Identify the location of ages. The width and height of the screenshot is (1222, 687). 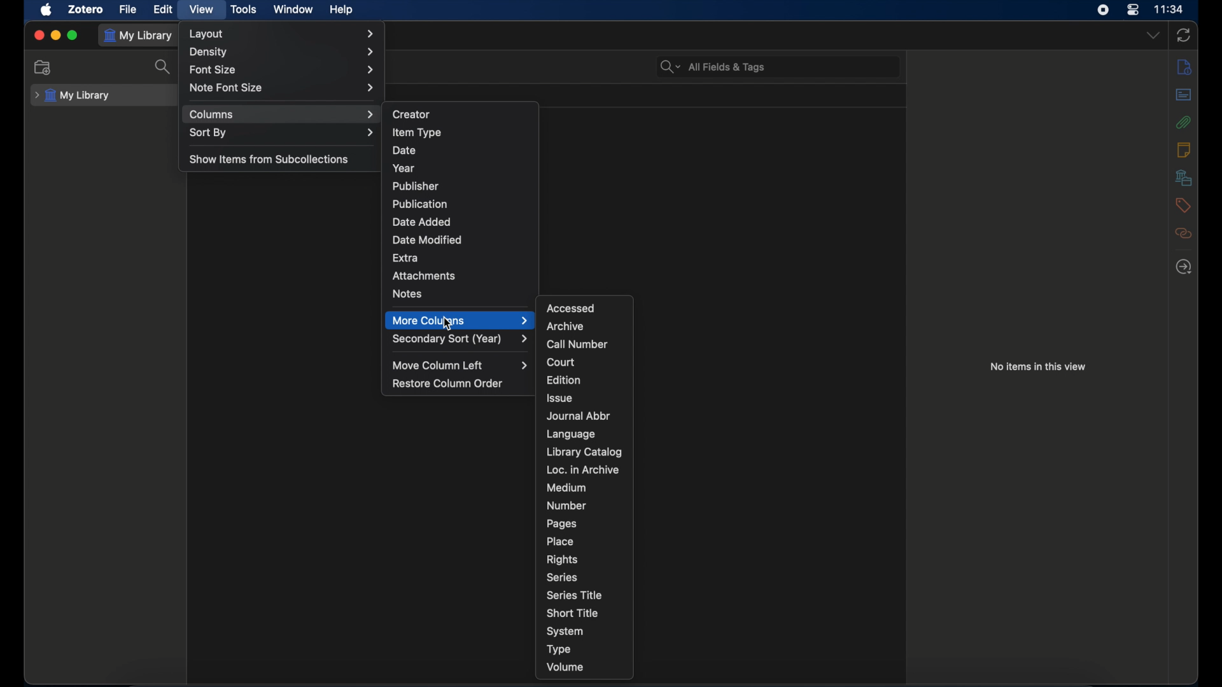
(562, 524).